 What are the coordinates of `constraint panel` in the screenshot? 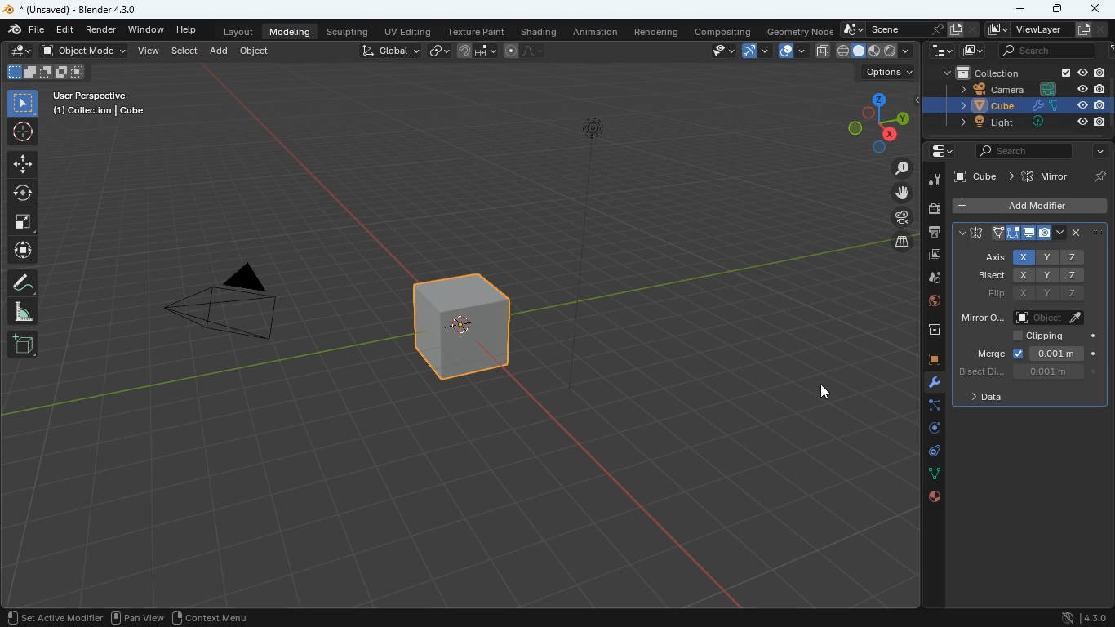 It's located at (1010, 232).